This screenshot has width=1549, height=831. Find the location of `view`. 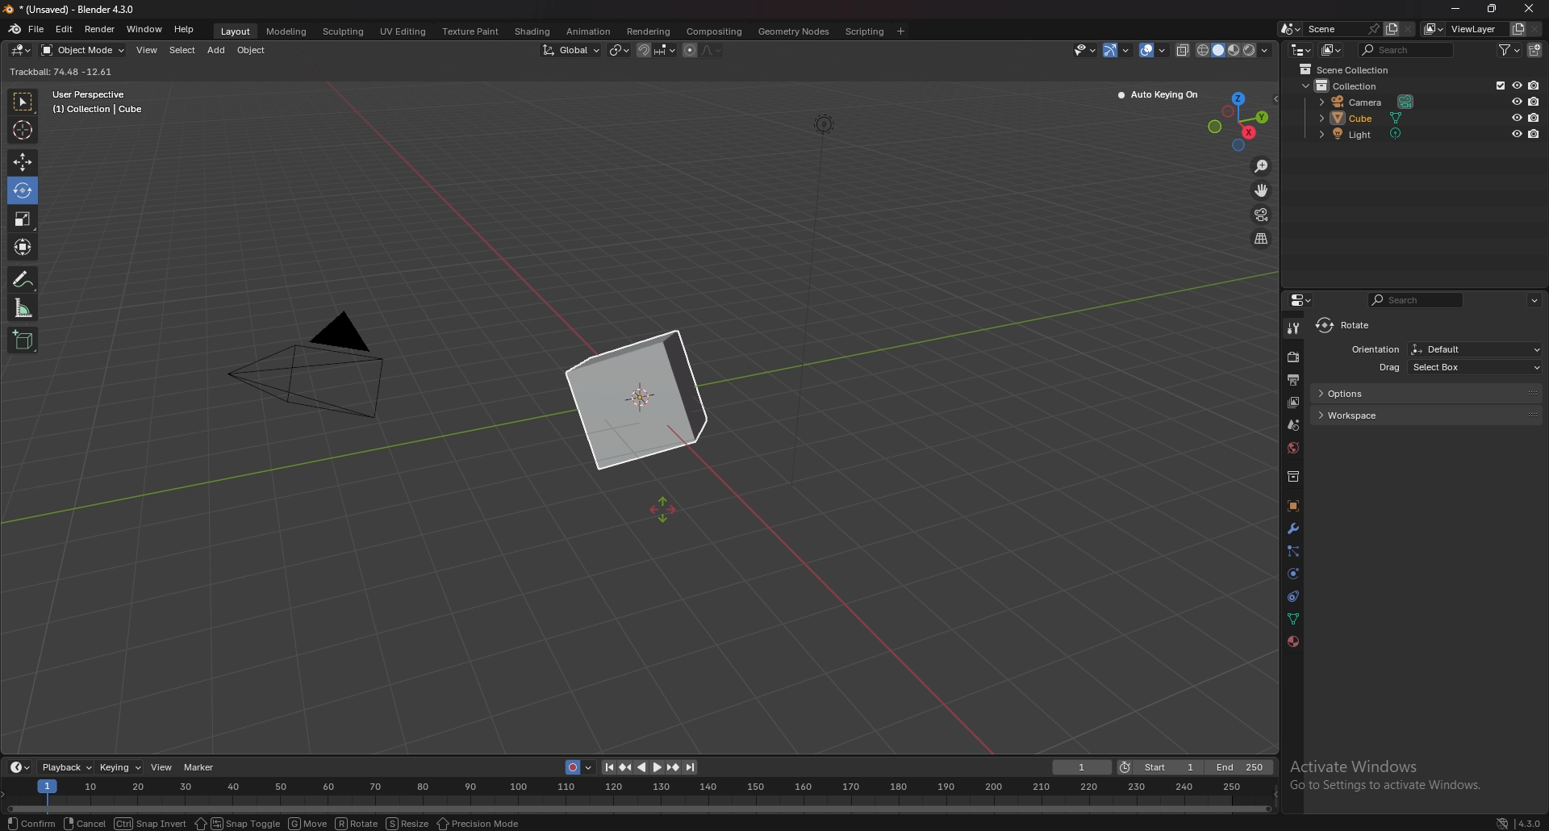

view is located at coordinates (148, 50).